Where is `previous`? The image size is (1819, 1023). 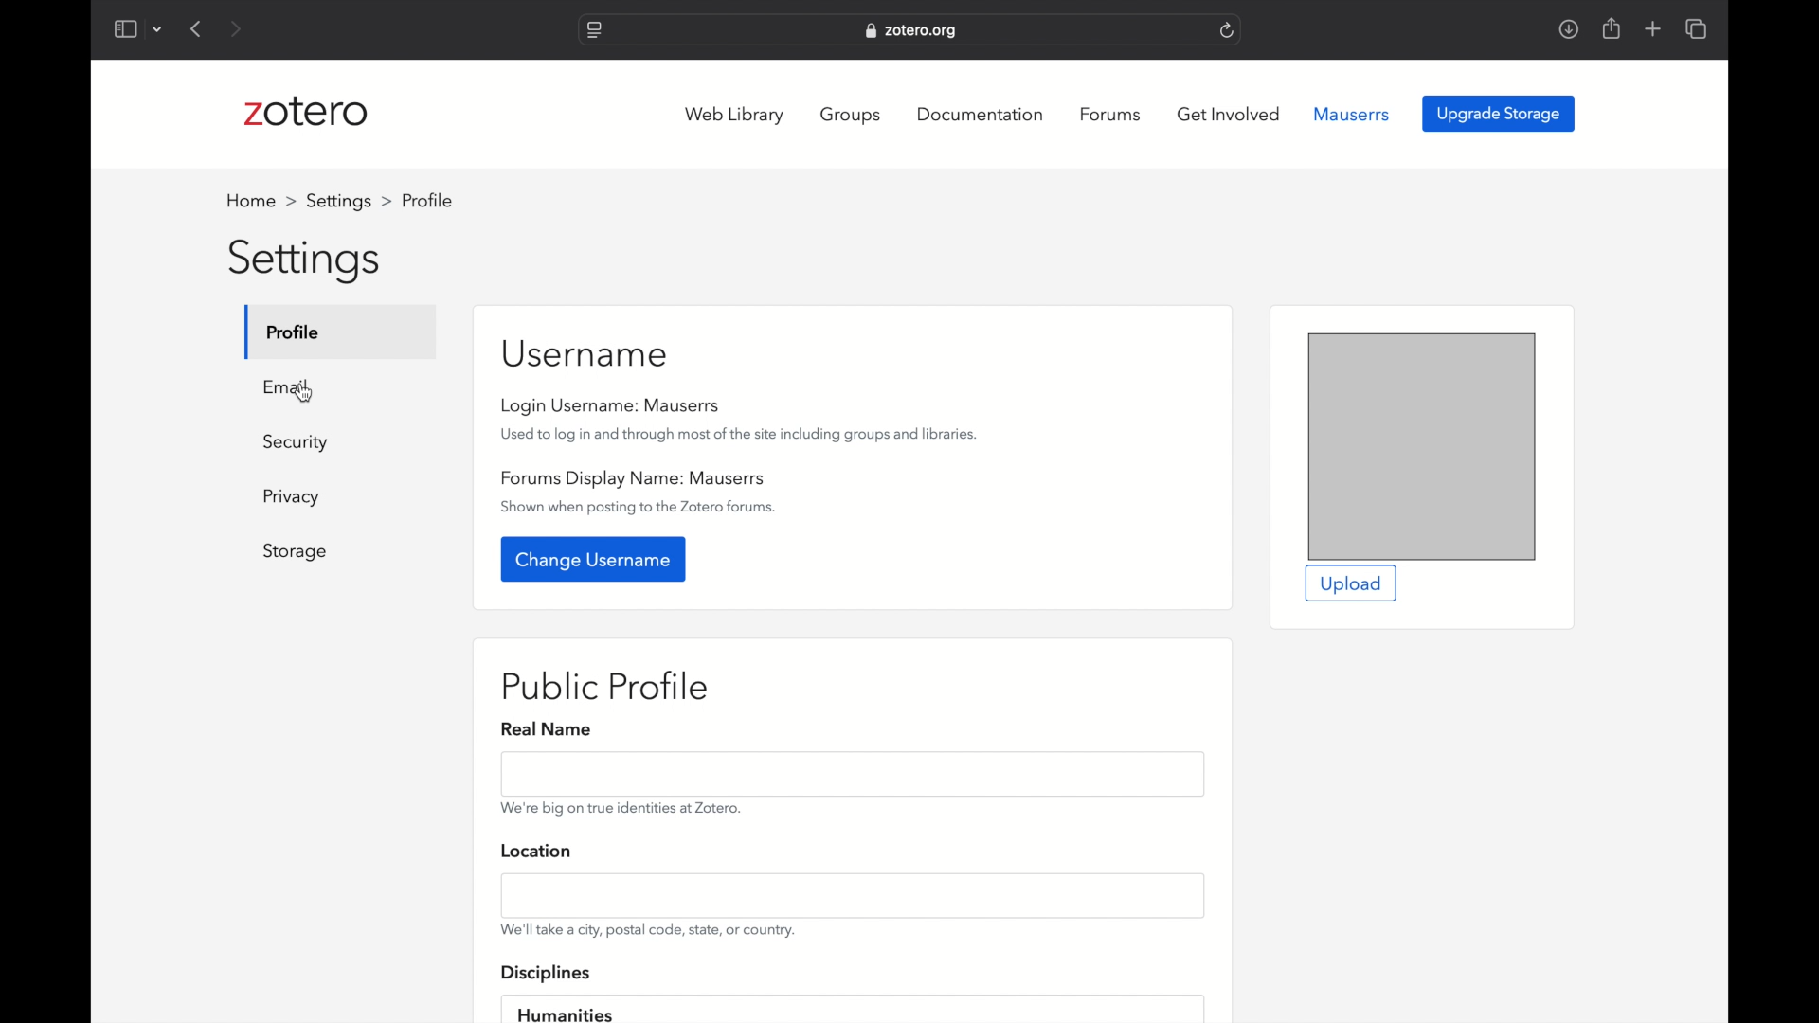 previous is located at coordinates (197, 28).